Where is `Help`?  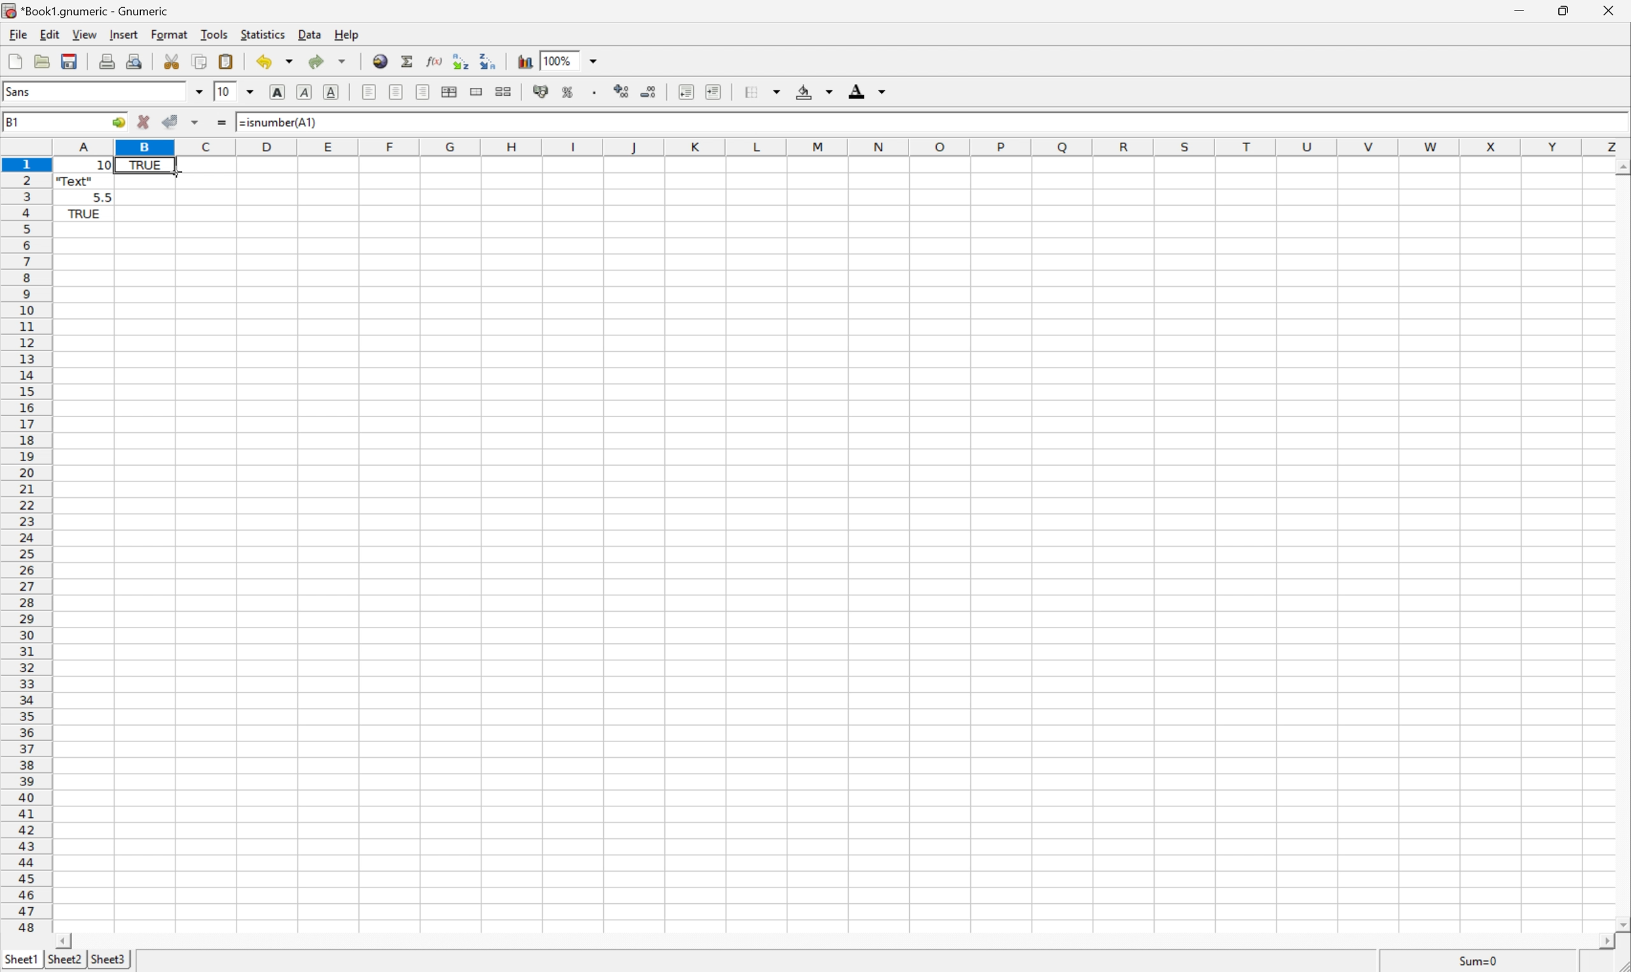 Help is located at coordinates (347, 36).